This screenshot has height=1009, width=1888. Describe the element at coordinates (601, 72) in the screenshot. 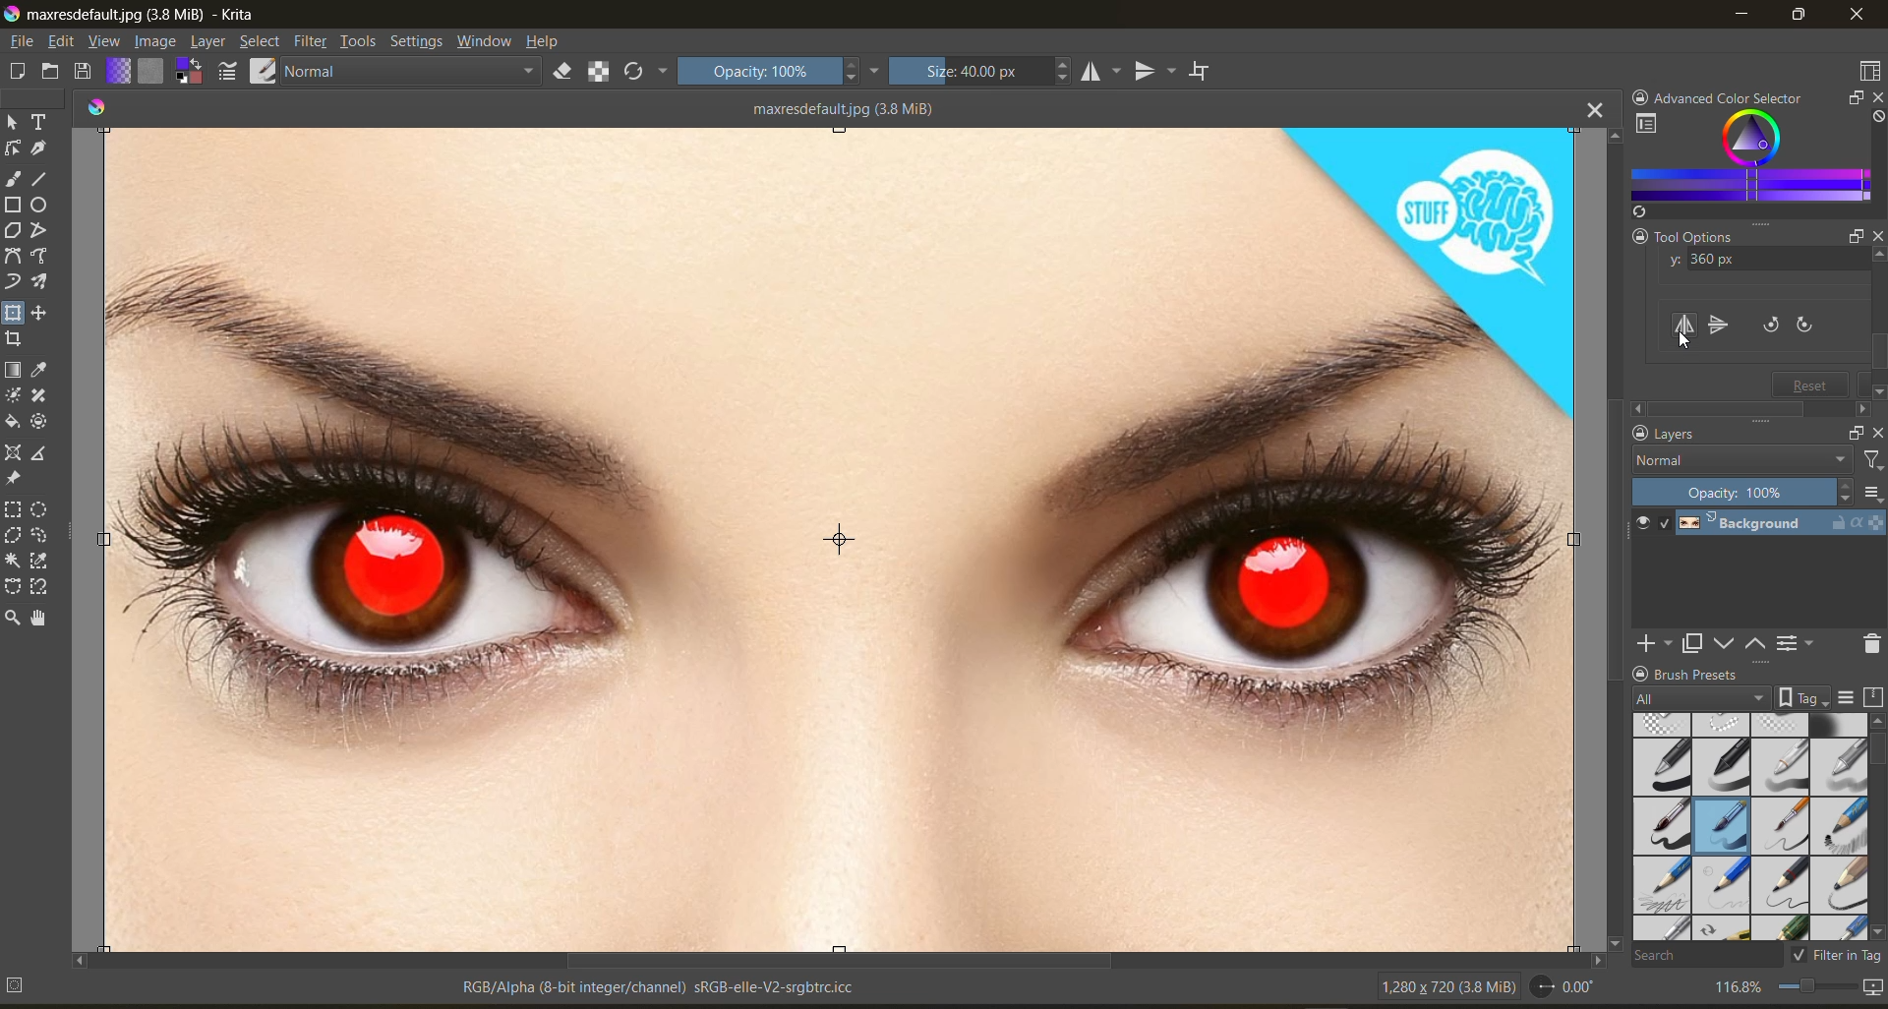

I see `preserve alpha` at that location.